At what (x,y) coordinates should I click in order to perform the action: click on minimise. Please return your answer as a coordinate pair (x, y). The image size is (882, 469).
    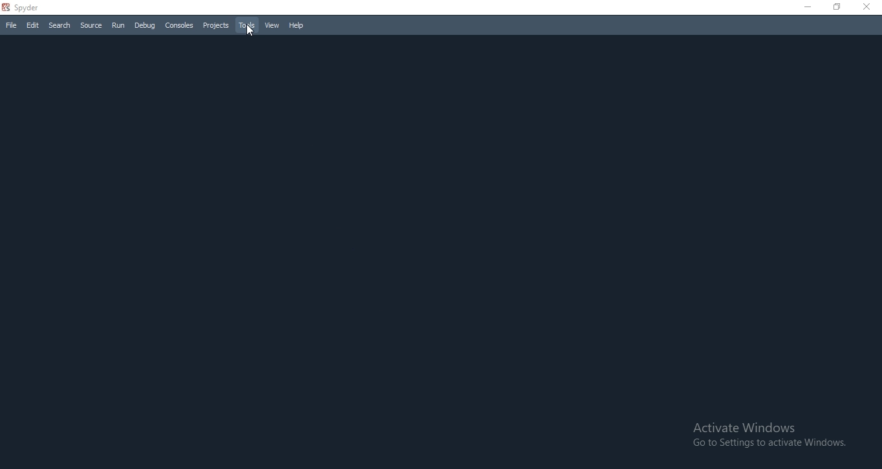
    Looking at the image, I should click on (806, 8).